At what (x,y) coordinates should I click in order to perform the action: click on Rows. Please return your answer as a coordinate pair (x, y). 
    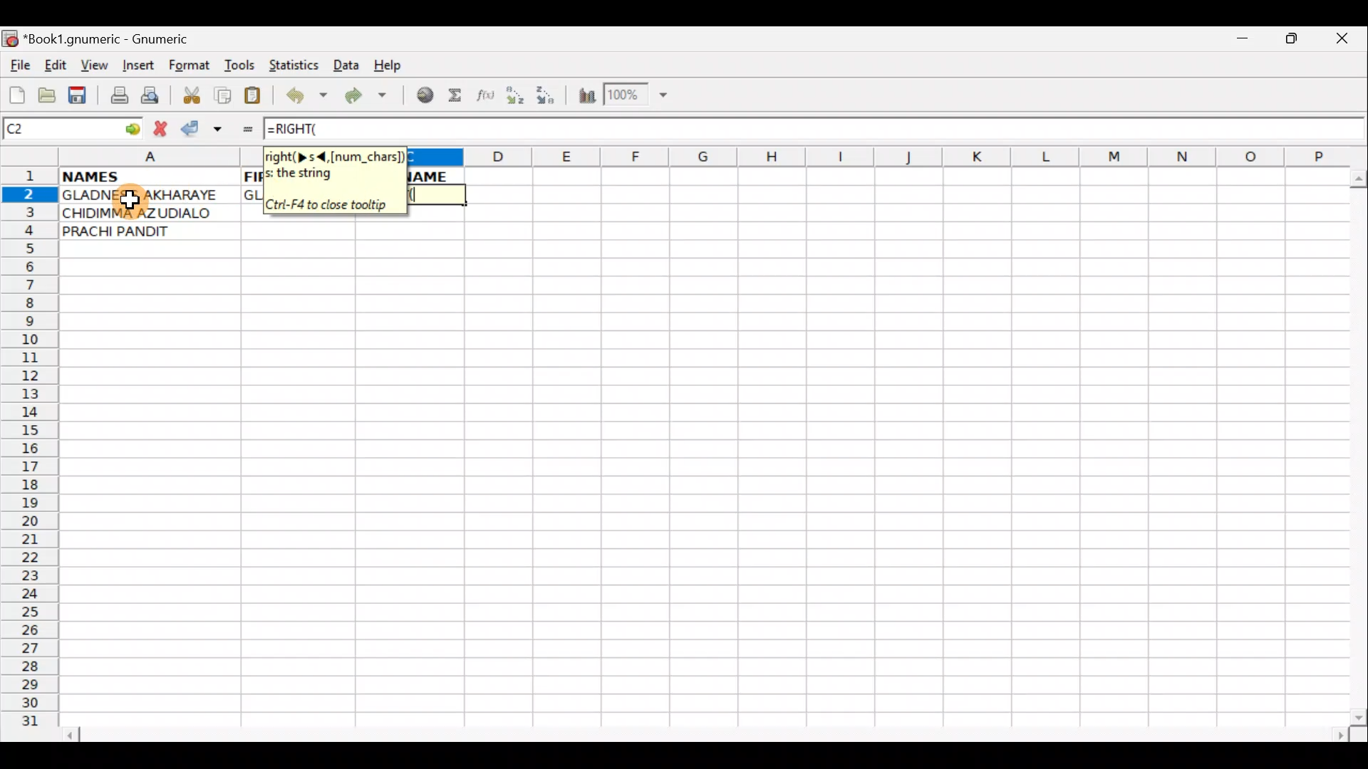
    Looking at the image, I should click on (30, 453).